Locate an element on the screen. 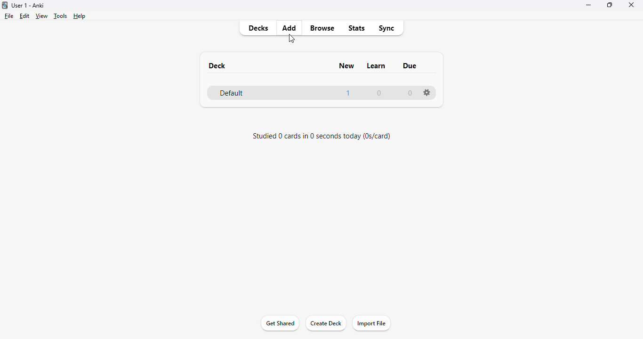 The width and height of the screenshot is (643, 339). due is located at coordinates (410, 66).